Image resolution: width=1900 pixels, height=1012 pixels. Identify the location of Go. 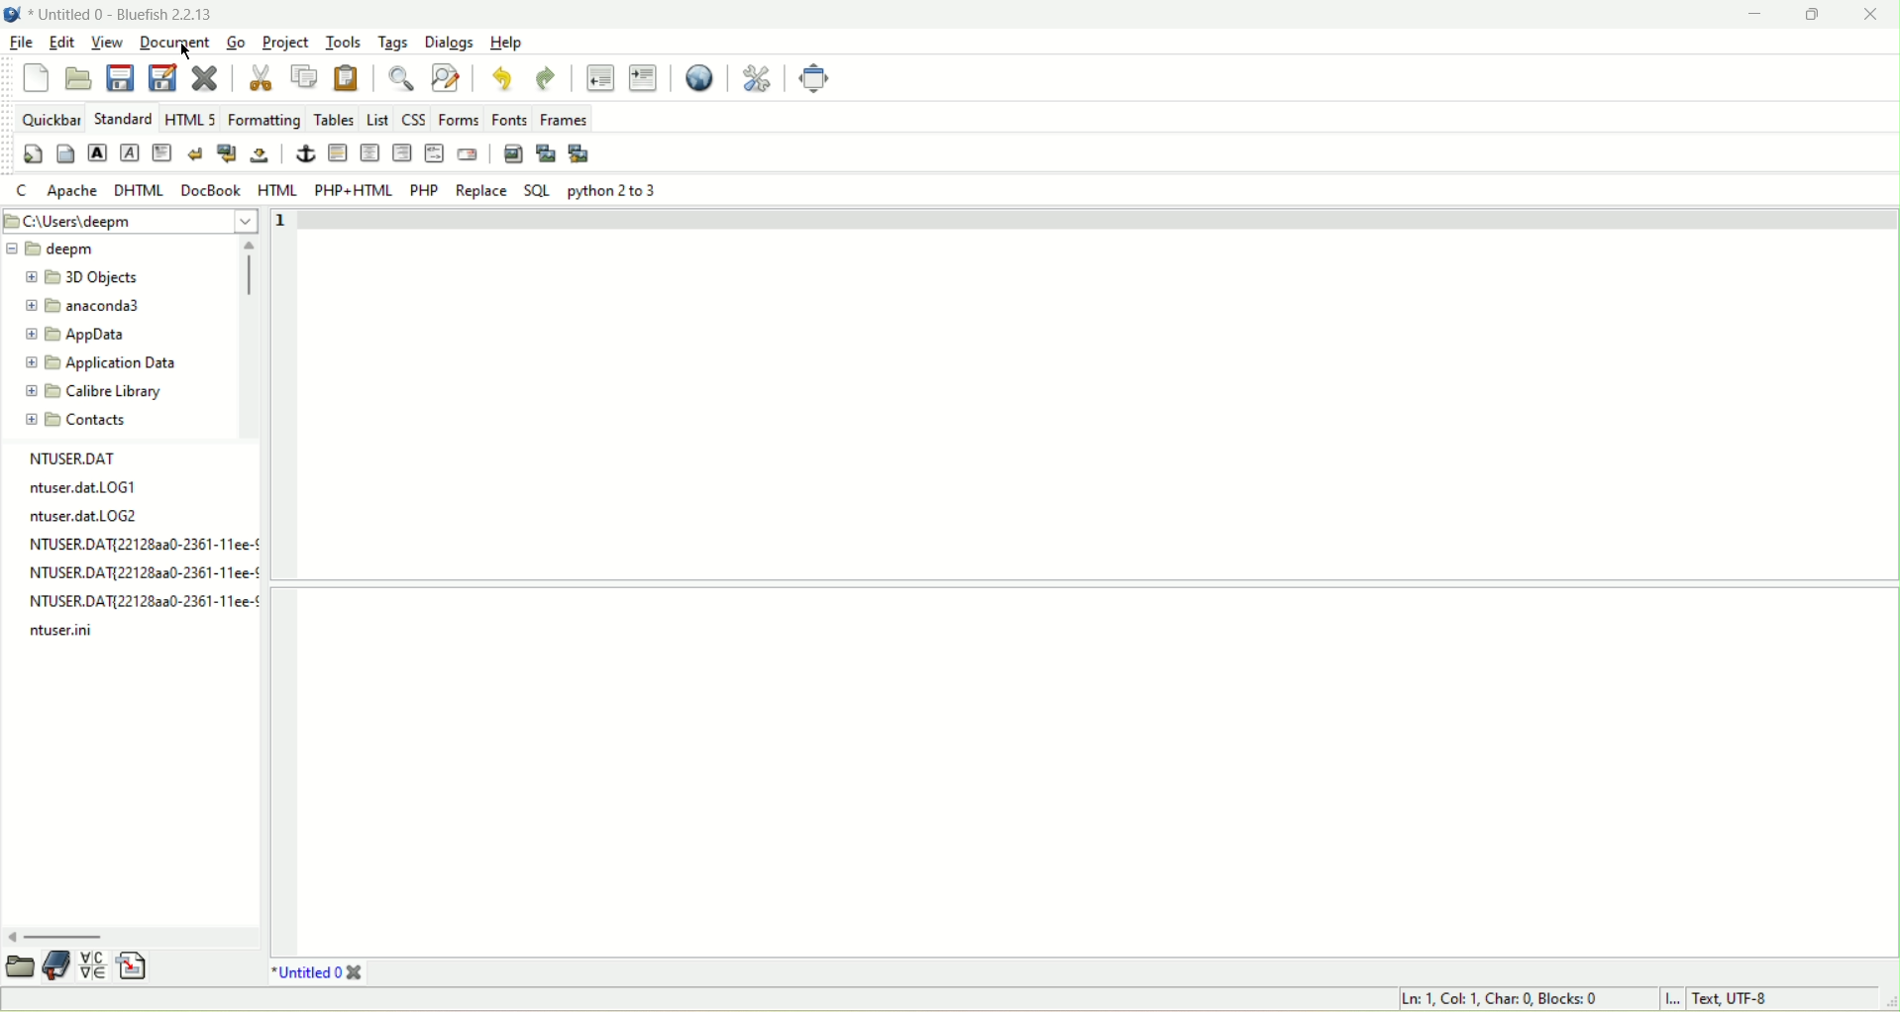
(238, 41).